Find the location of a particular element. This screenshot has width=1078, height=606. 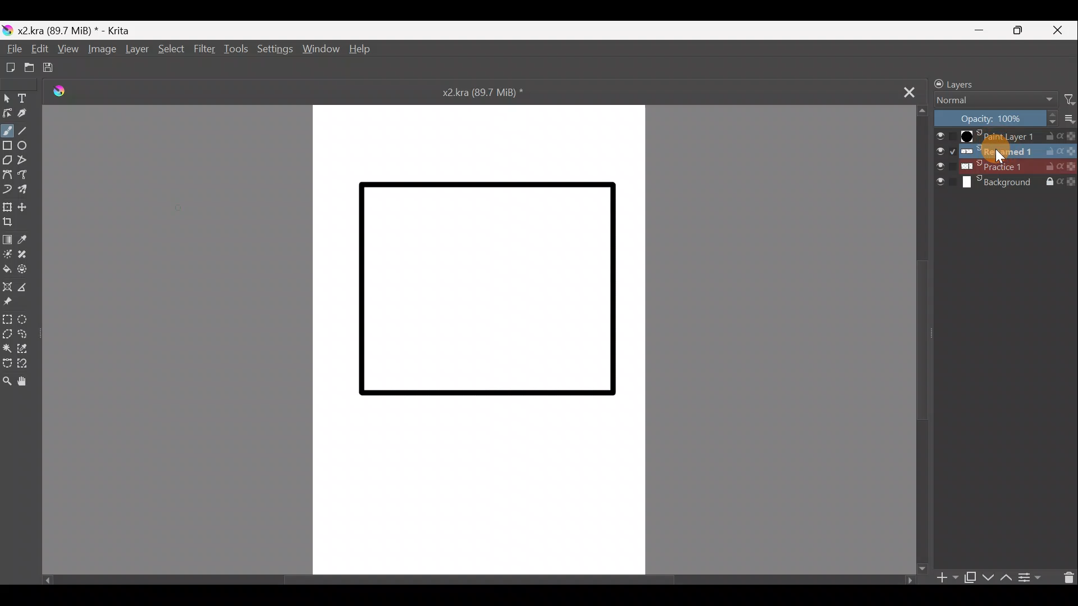

Scroll bar is located at coordinates (917, 342).